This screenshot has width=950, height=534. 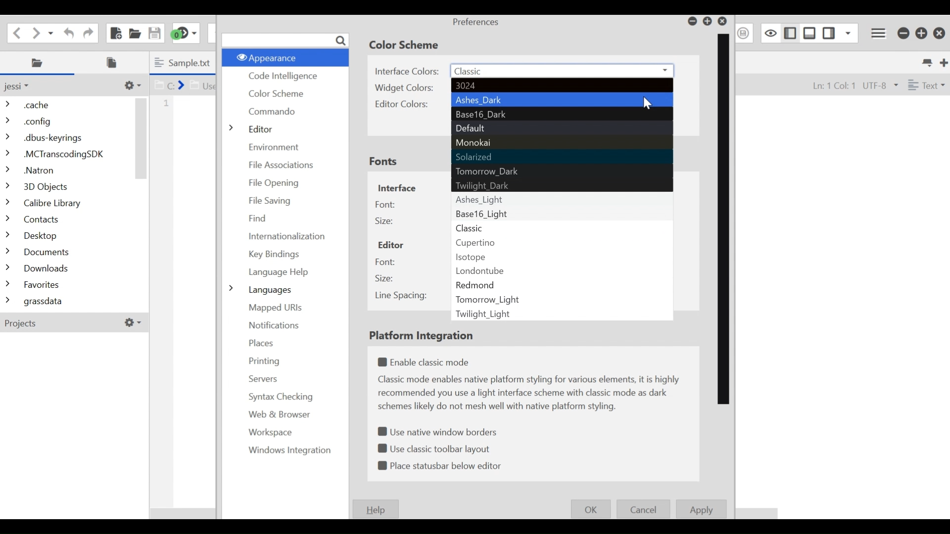 I want to click on ashes light, so click(x=563, y=199).